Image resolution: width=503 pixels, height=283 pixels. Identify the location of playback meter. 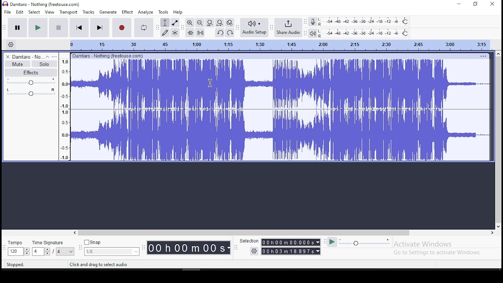
(312, 33).